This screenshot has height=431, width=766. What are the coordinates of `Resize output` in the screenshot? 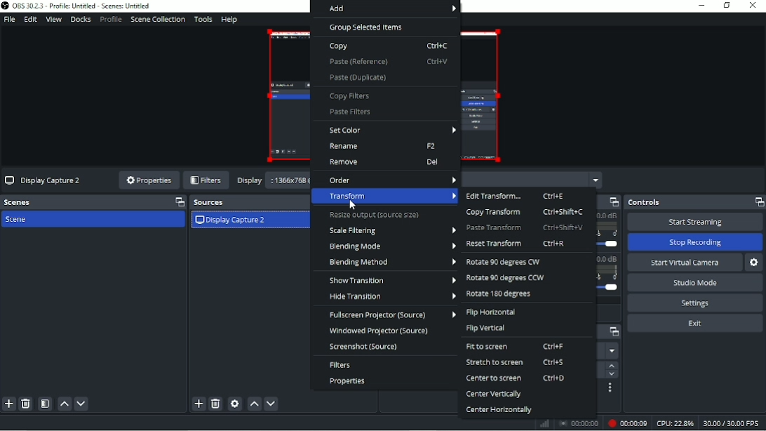 It's located at (375, 215).